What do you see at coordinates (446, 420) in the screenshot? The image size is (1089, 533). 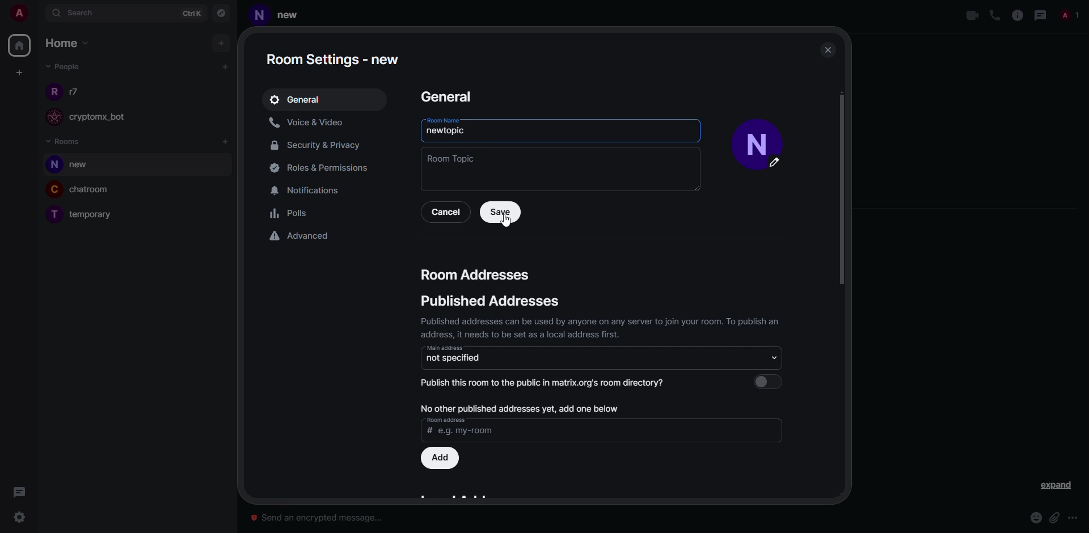 I see `room address` at bounding box center [446, 420].